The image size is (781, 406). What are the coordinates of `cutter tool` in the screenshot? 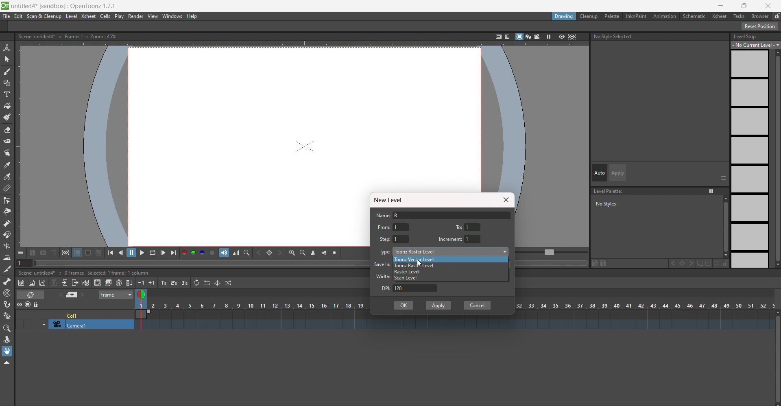 It's located at (6, 270).